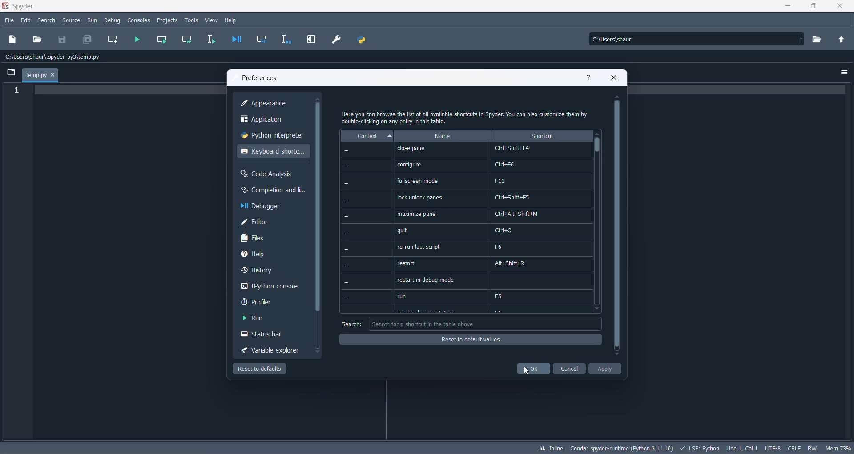 This screenshot has height=454, width=854. What do you see at coordinates (811, 448) in the screenshot?
I see `file control` at bounding box center [811, 448].